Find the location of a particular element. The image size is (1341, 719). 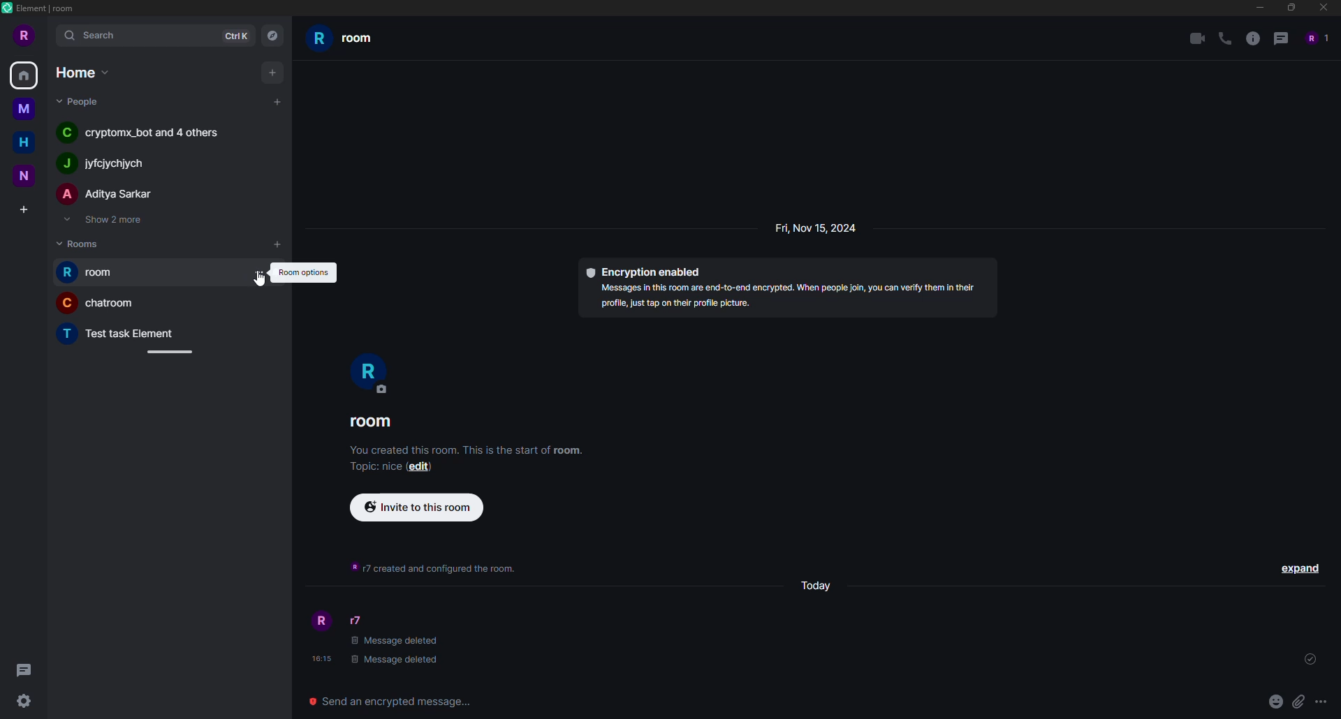

h is located at coordinates (29, 145).